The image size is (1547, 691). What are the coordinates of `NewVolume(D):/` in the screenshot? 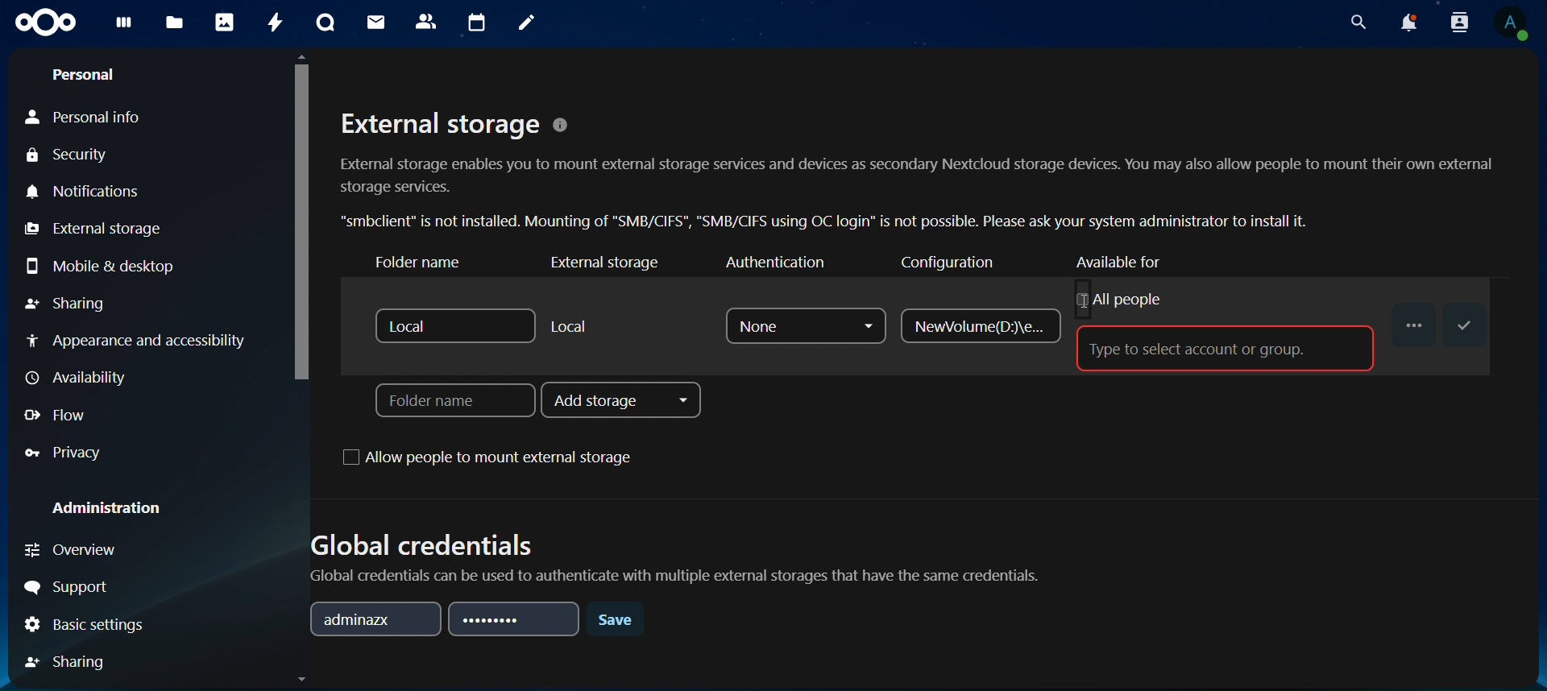 It's located at (977, 327).